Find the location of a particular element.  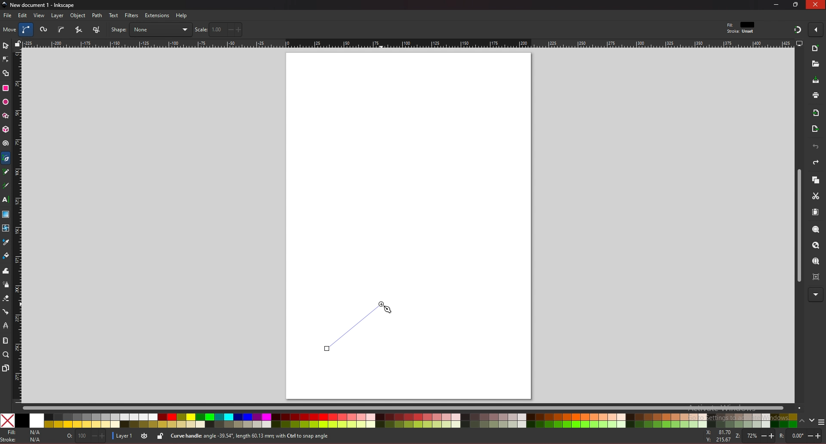

lock guides is located at coordinates (18, 43).